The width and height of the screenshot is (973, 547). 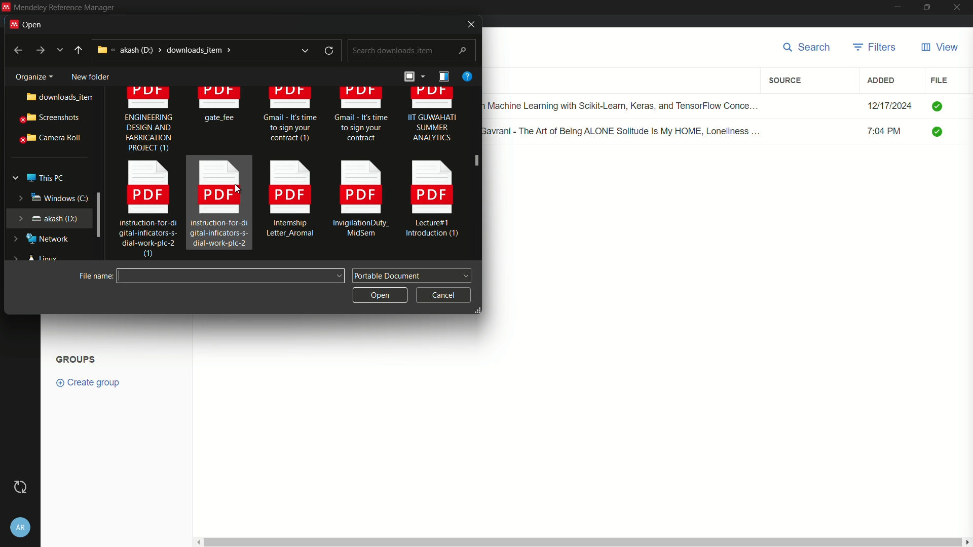 I want to click on instruction-for-di
gital-inficators-s-
dial-work-plc-2, so click(x=219, y=203).